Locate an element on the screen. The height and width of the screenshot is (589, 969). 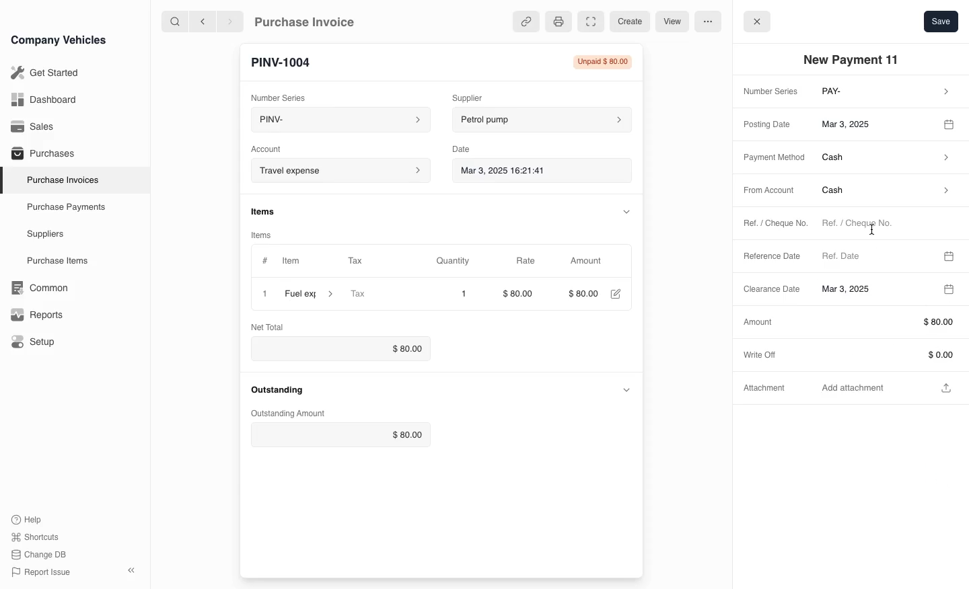
Account is located at coordinates (275, 147).